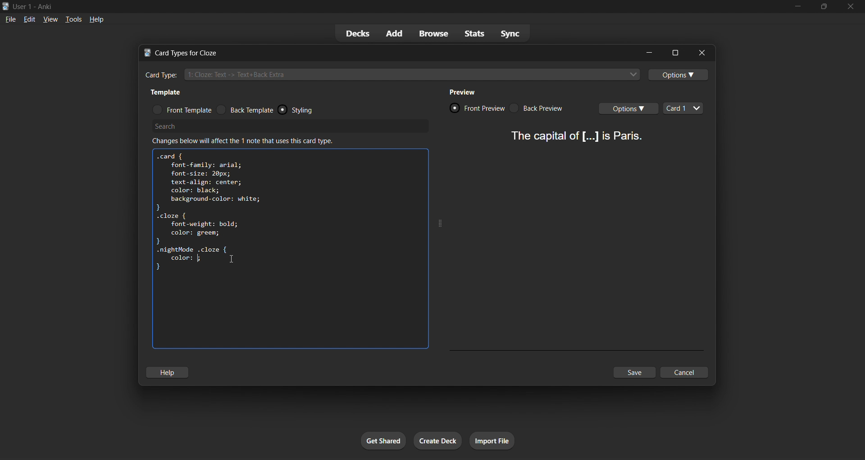 This screenshot has width=865, height=460. Describe the element at coordinates (10, 19) in the screenshot. I see `file` at that location.